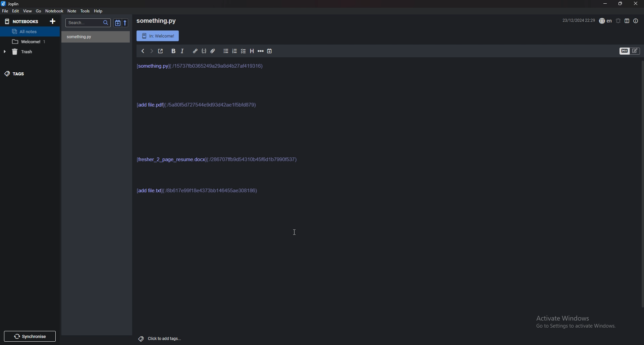 This screenshot has width=644, height=345. Describe the element at coordinates (29, 54) in the screenshot. I see `trash` at that location.